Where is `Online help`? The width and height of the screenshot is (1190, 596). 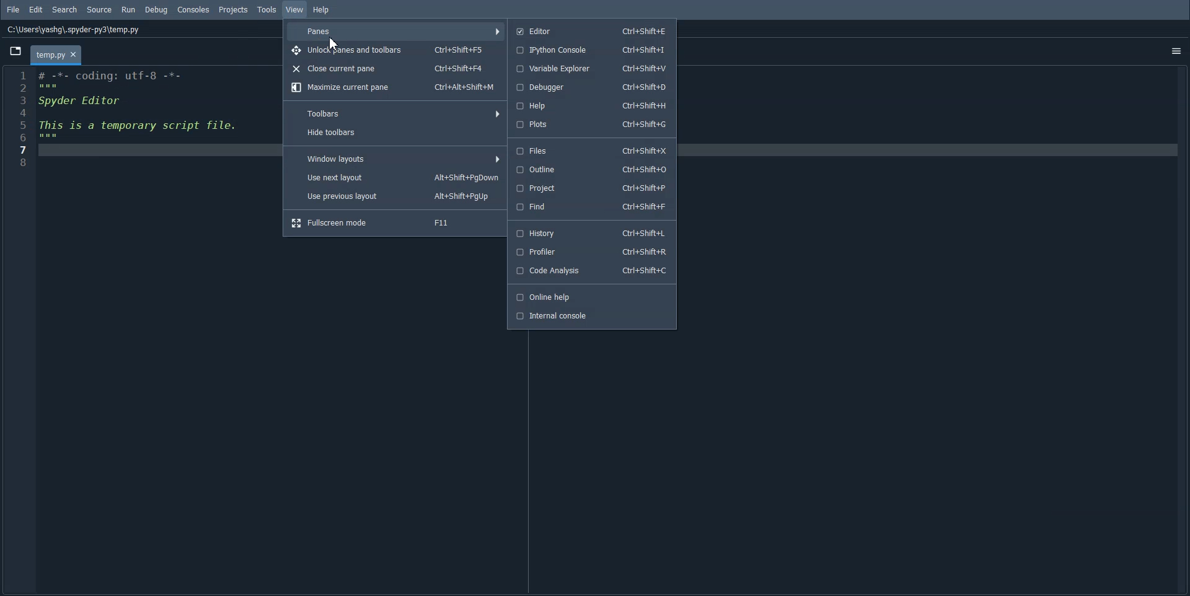
Online help is located at coordinates (592, 296).